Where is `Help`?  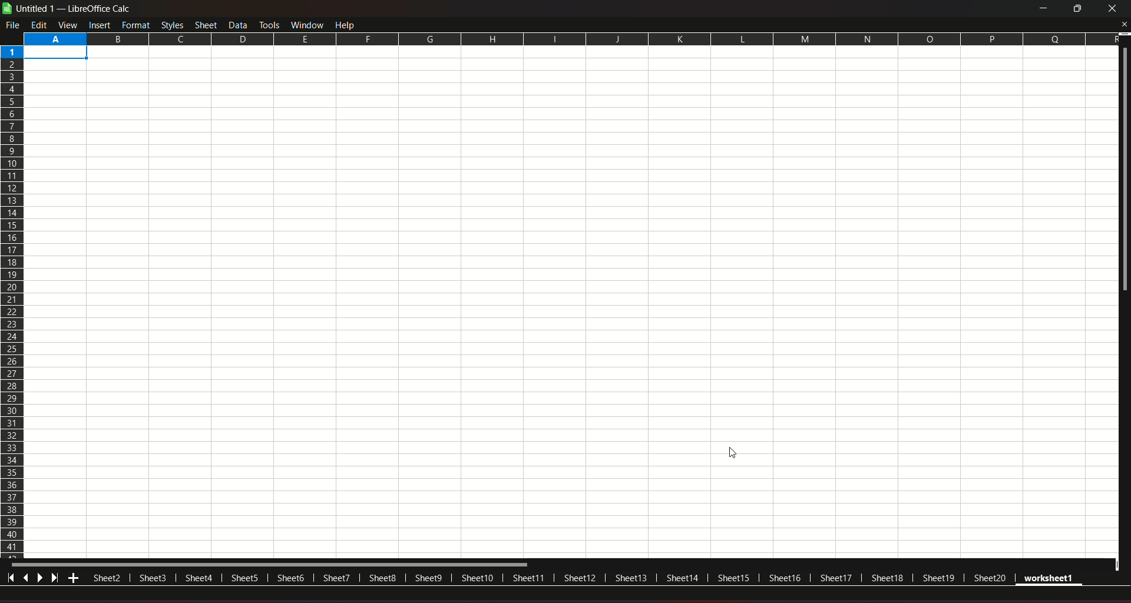
Help is located at coordinates (348, 24).